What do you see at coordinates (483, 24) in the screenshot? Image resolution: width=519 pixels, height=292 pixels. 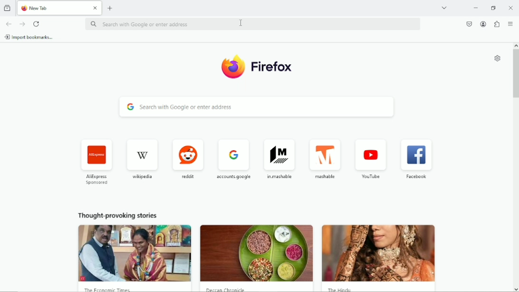 I see `account` at bounding box center [483, 24].